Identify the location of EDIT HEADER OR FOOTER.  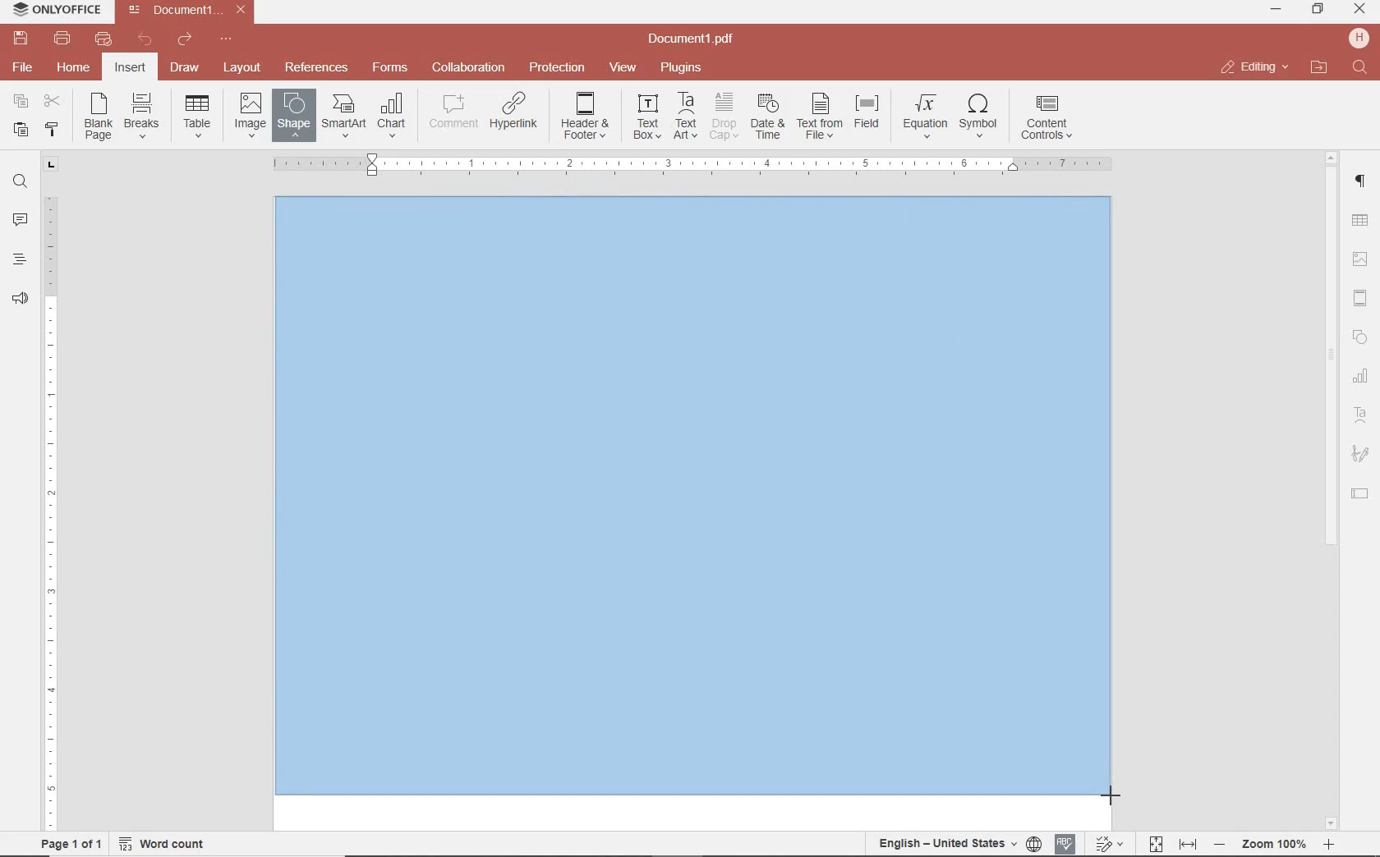
(586, 117).